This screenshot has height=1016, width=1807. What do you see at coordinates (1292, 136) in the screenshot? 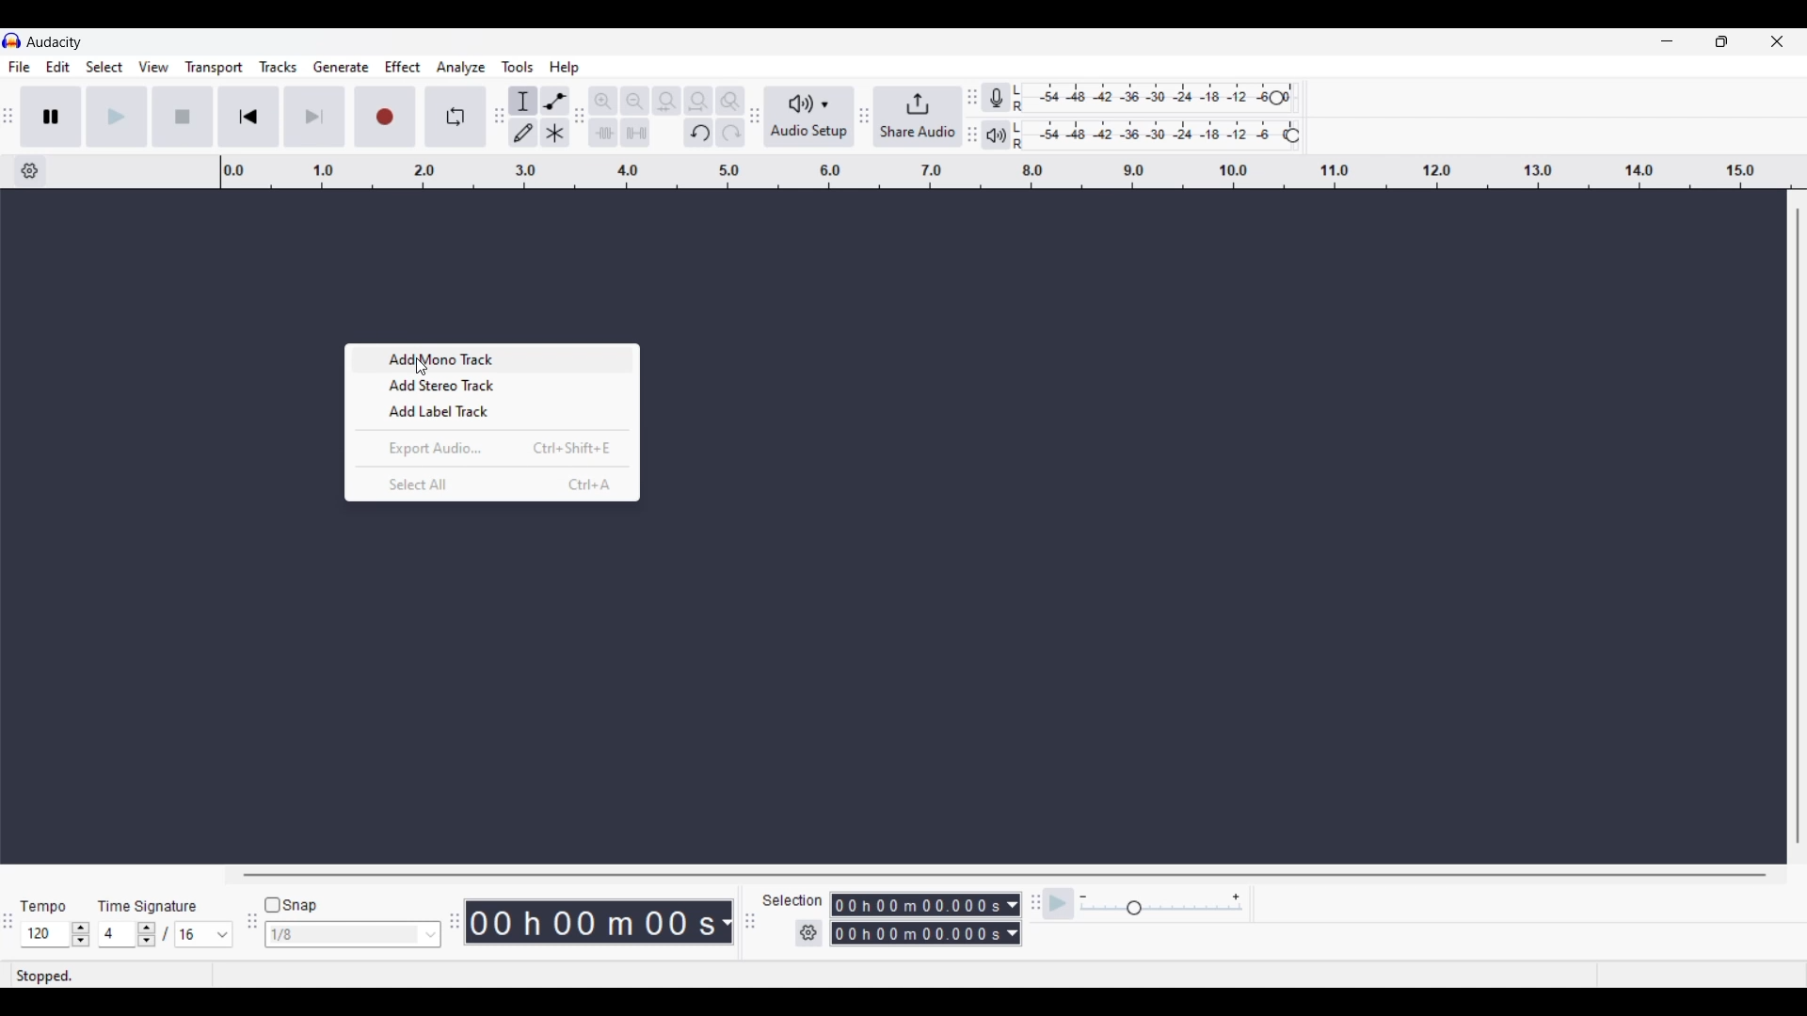
I see `Change playback level` at bounding box center [1292, 136].